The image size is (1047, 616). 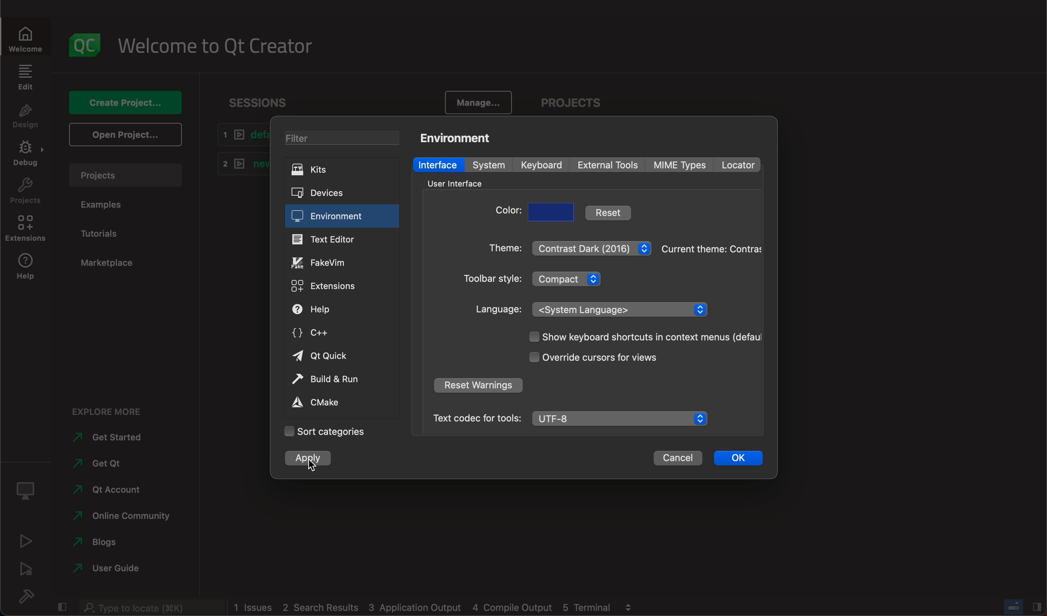 What do you see at coordinates (108, 568) in the screenshot?
I see `user ` at bounding box center [108, 568].